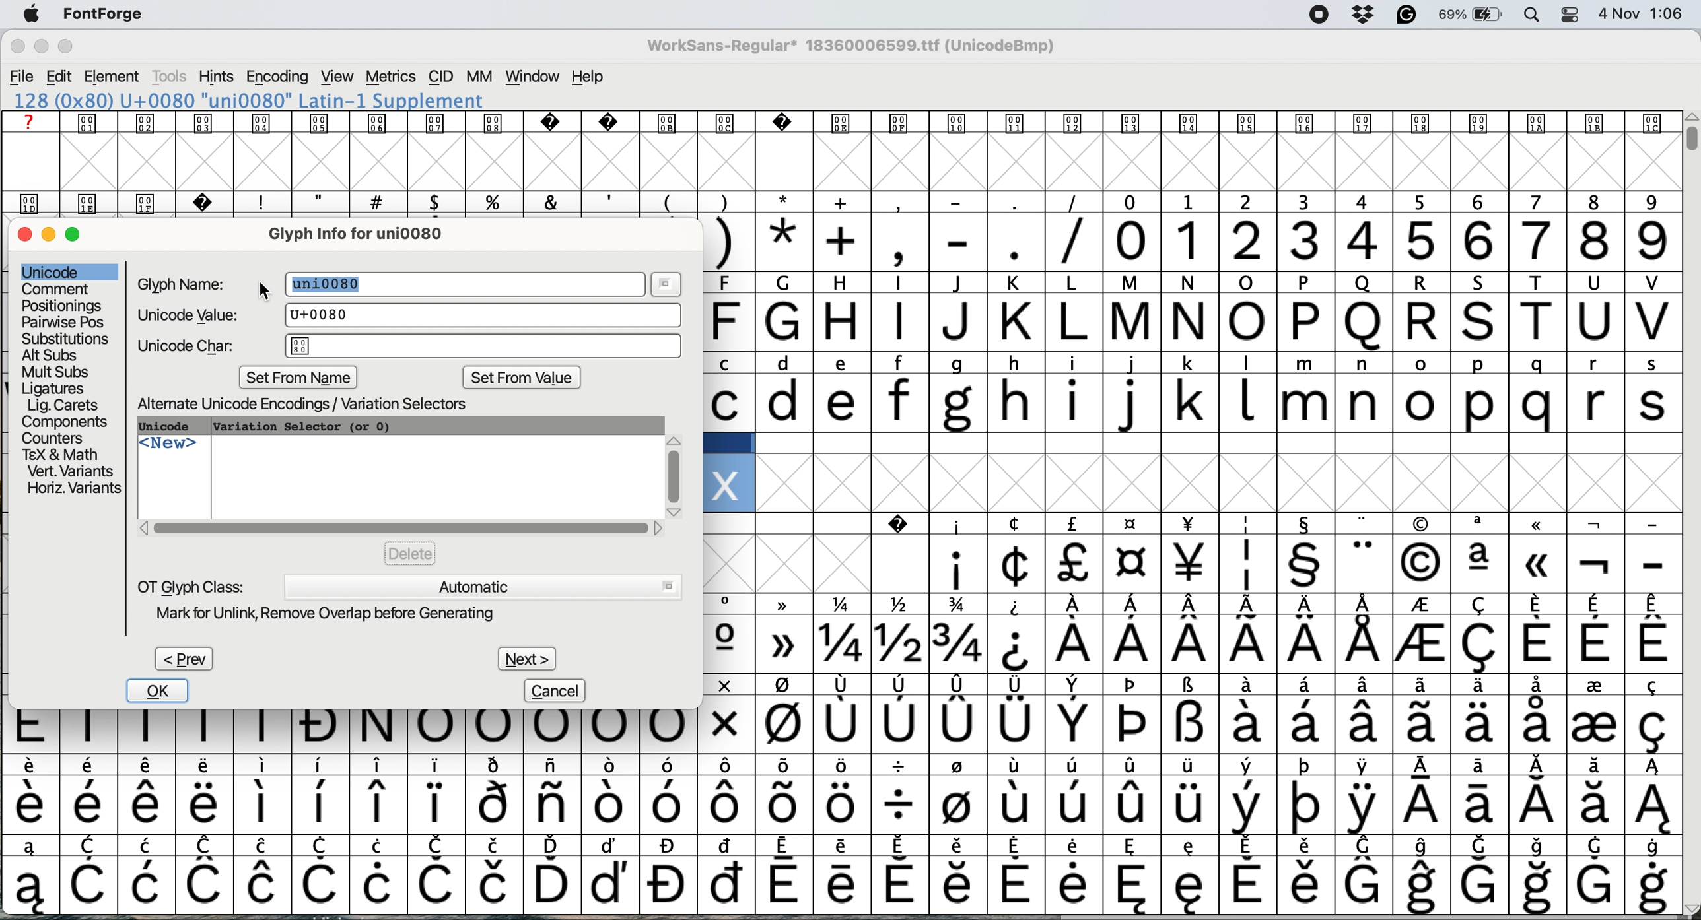 This screenshot has height=920, width=1701. Describe the element at coordinates (217, 78) in the screenshot. I see `hints` at that location.